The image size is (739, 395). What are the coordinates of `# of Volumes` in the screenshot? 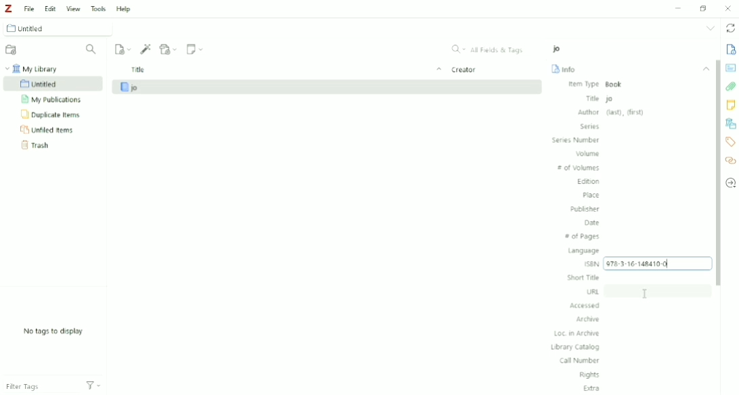 It's located at (579, 168).